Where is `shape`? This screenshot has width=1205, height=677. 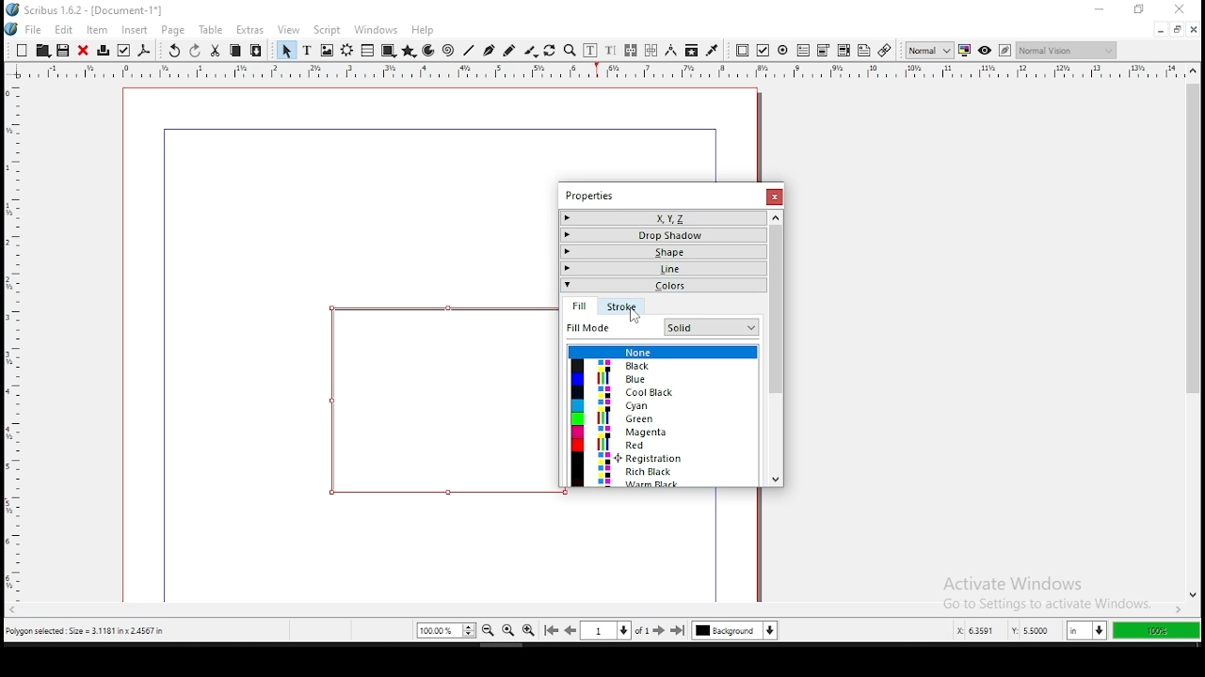 shape is located at coordinates (660, 251).